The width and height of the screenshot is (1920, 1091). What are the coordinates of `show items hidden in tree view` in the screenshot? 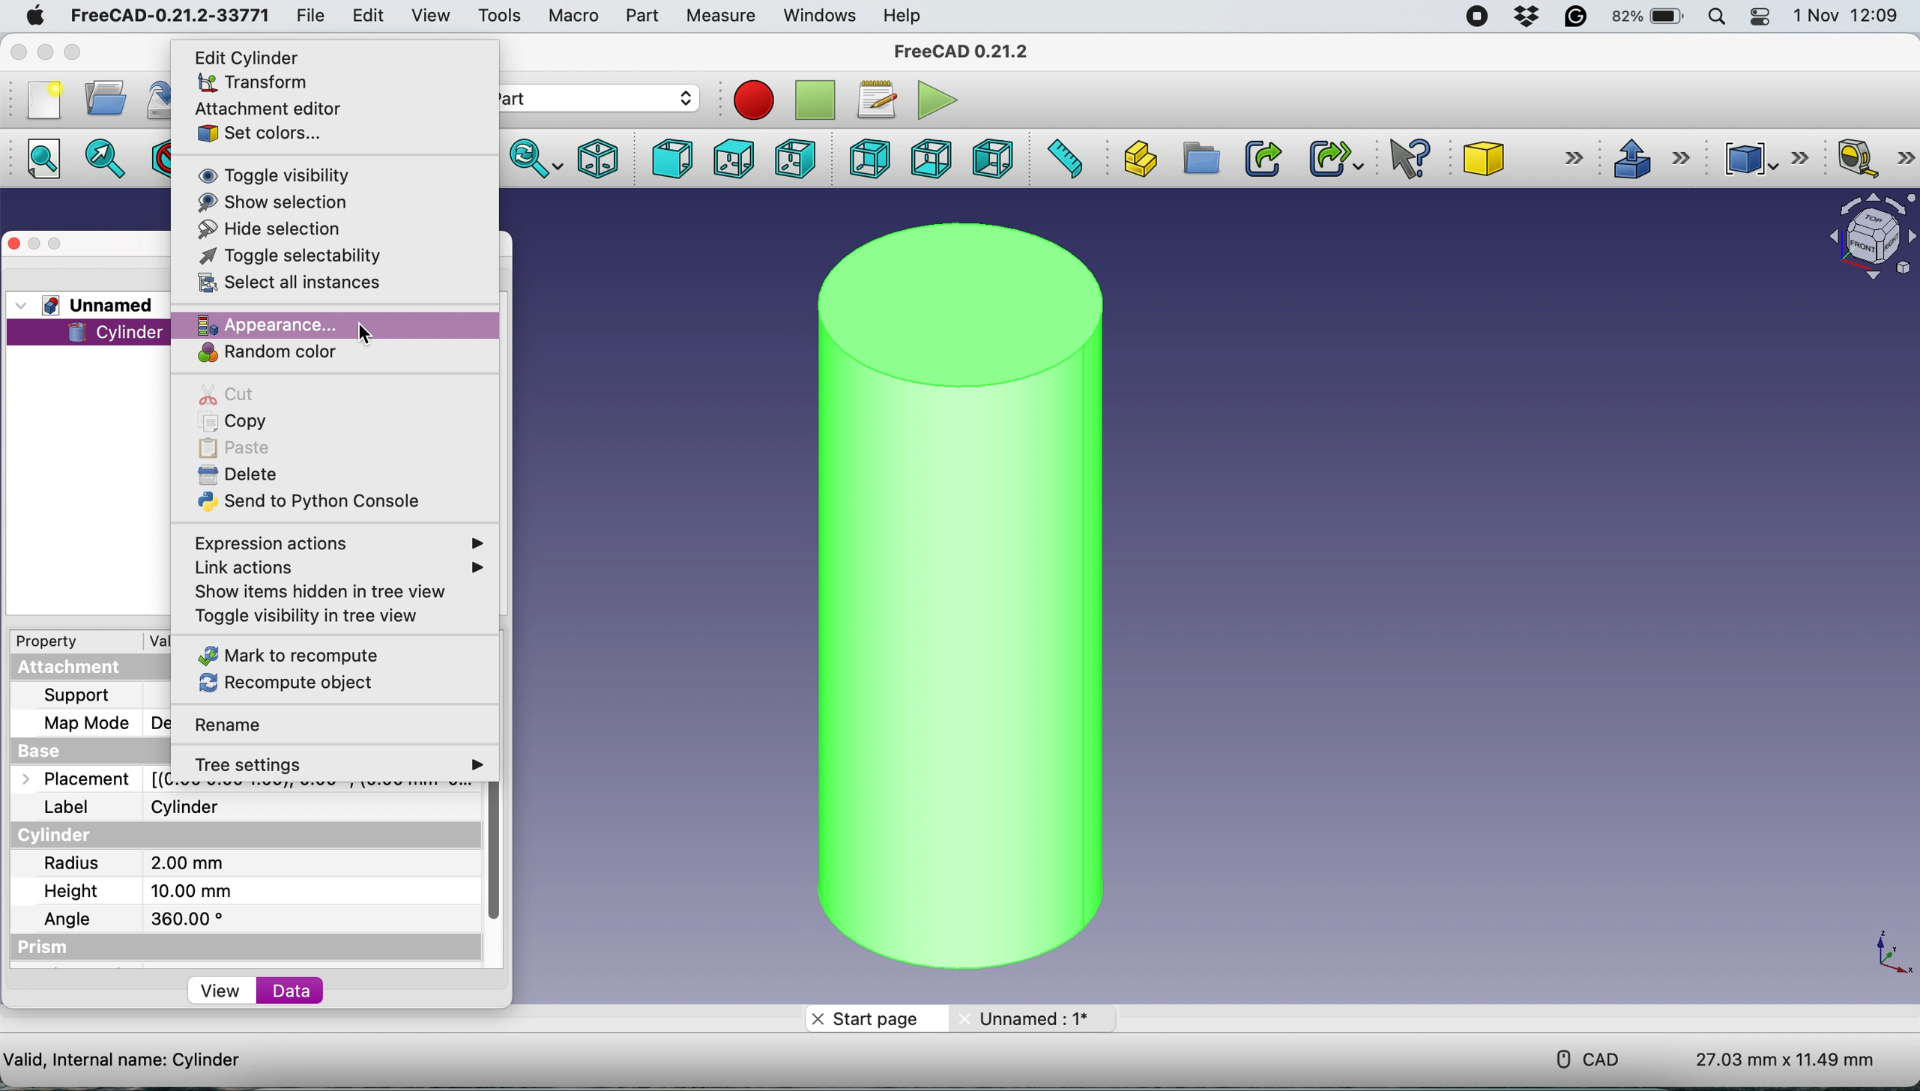 It's located at (319, 590).